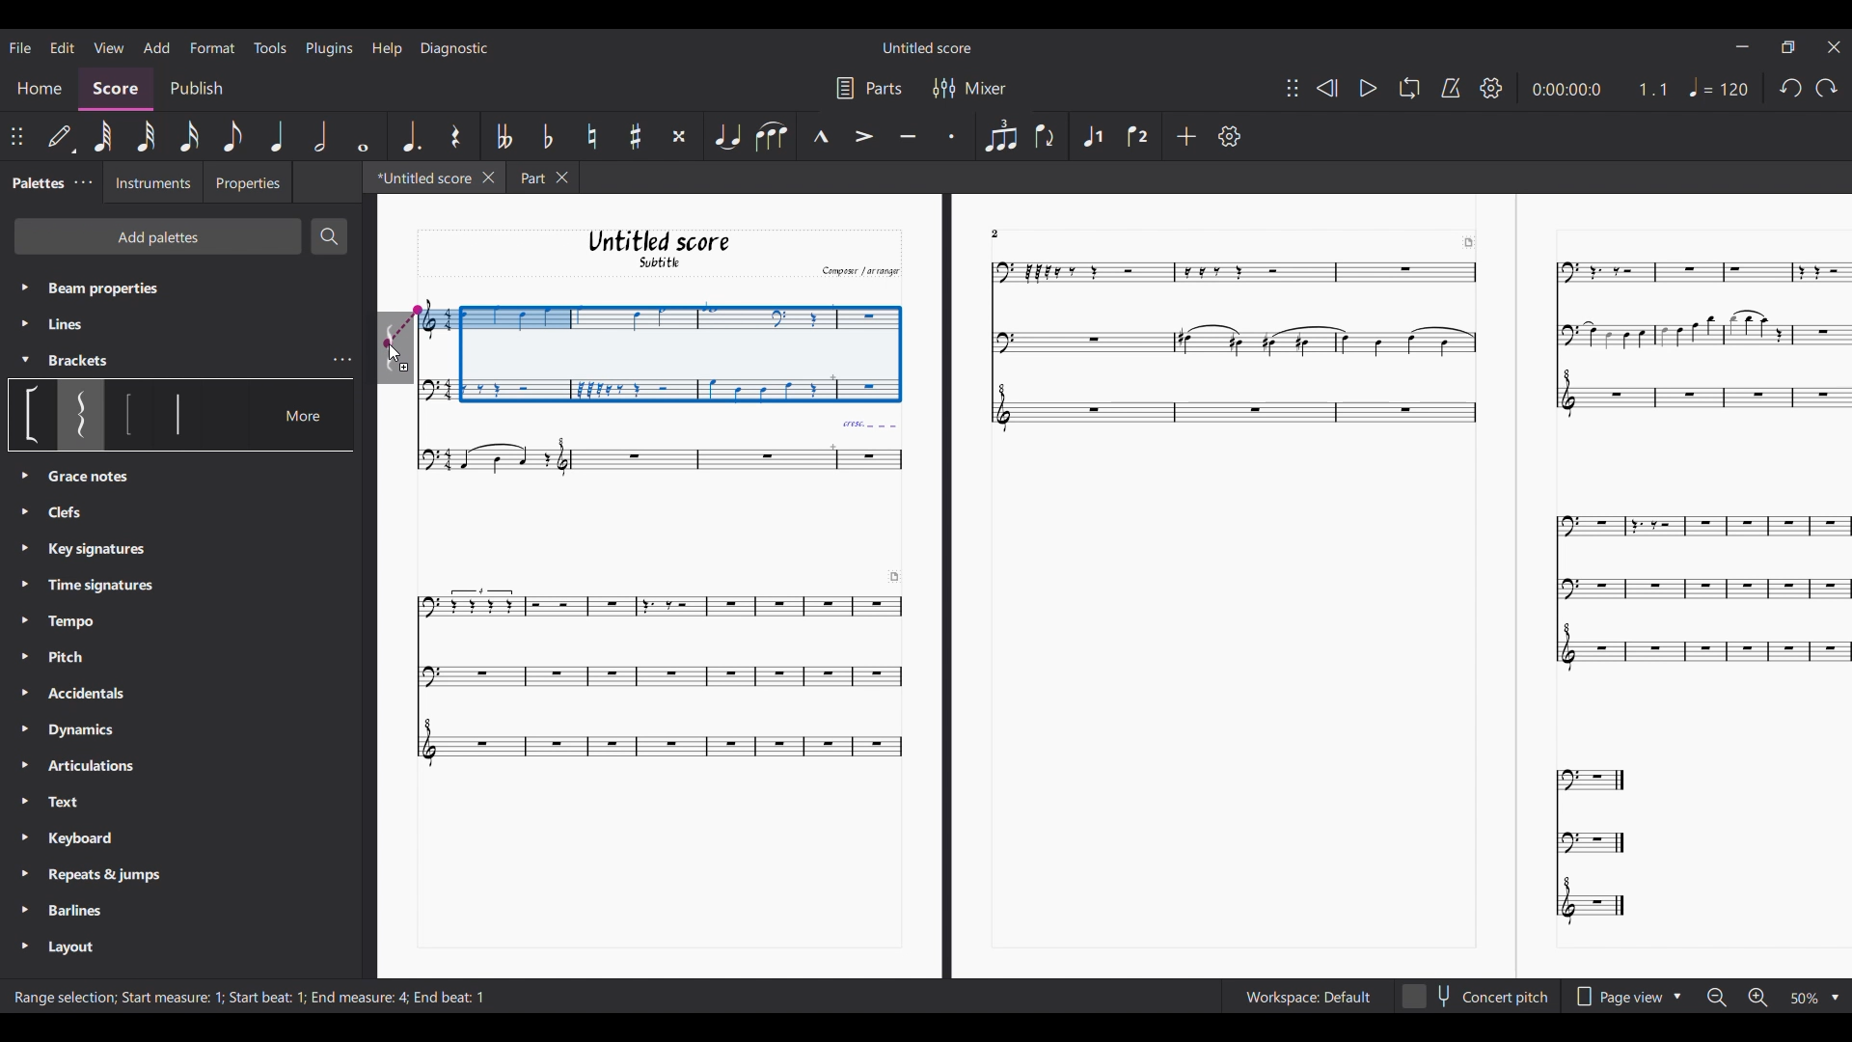  Describe the element at coordinates (96, 551) in the screenshot. I see `Key Signatures` at that location.